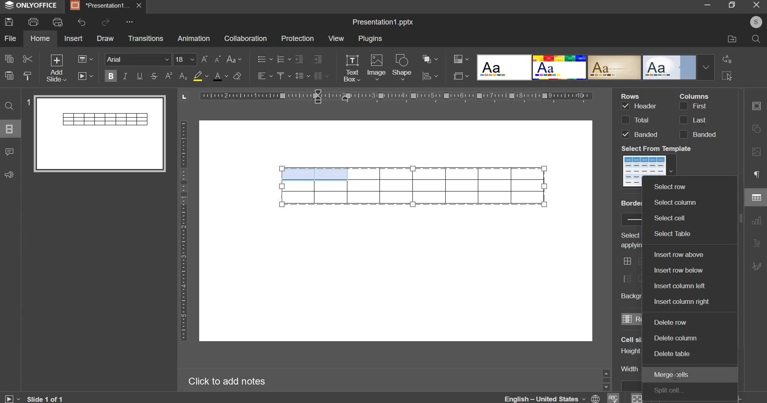 The height and width of the screenshot is (403, 767). I want to click on insert row above, so click(678, 255).